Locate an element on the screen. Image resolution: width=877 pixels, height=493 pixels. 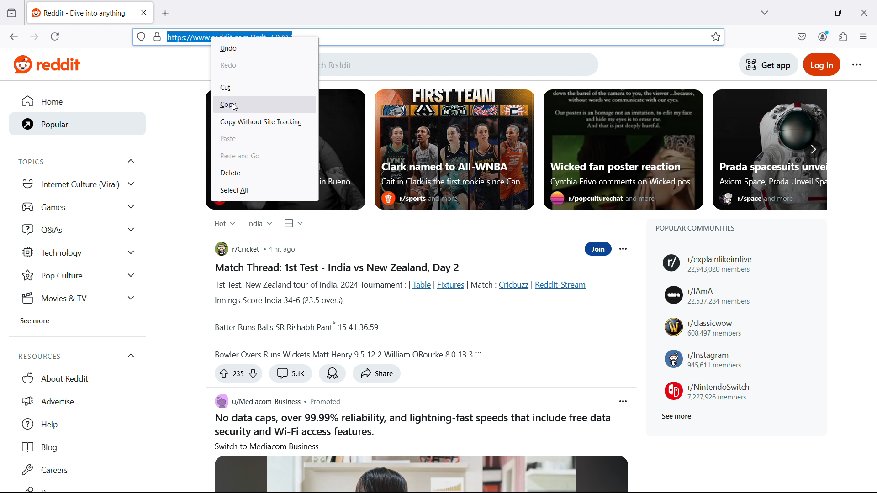
Select view is located at coordinates (294, 223).